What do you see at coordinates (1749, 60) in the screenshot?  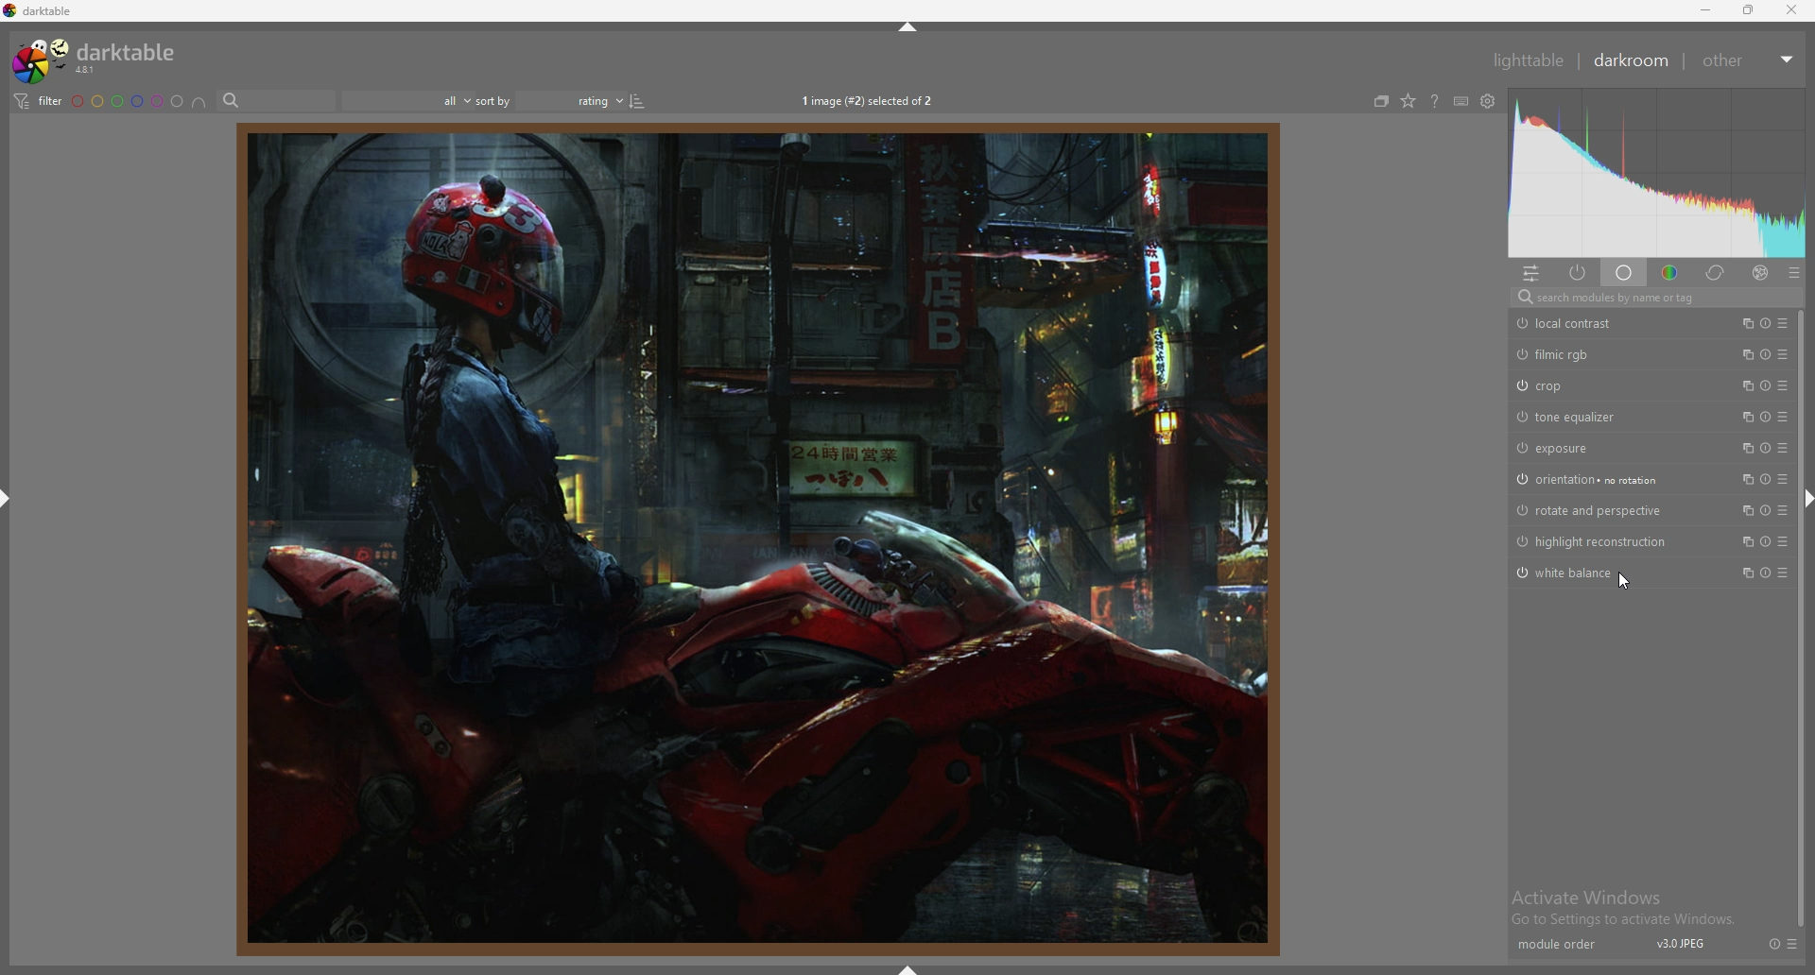 I see `other` at bounding box center [1749, 60].